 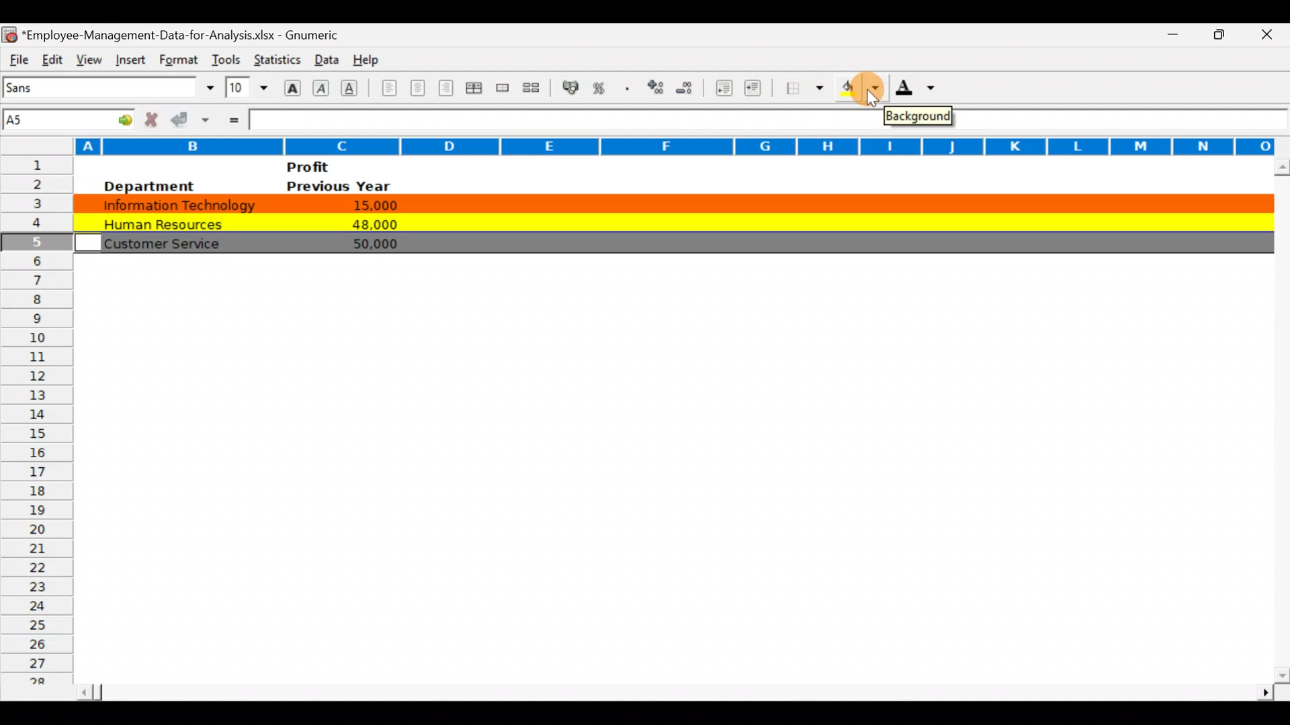 What do you see at coordinates (333, 166) in the screenshot?
I see `Profit` at bounding box center [333, 166].